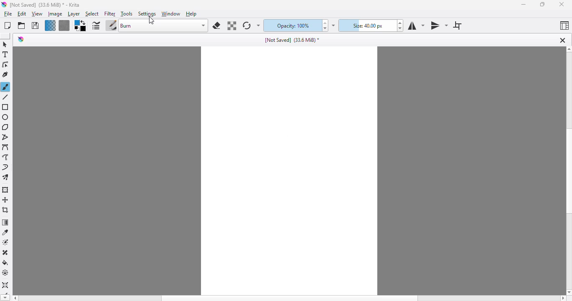  I want to click on create new document, so click(7, 26).